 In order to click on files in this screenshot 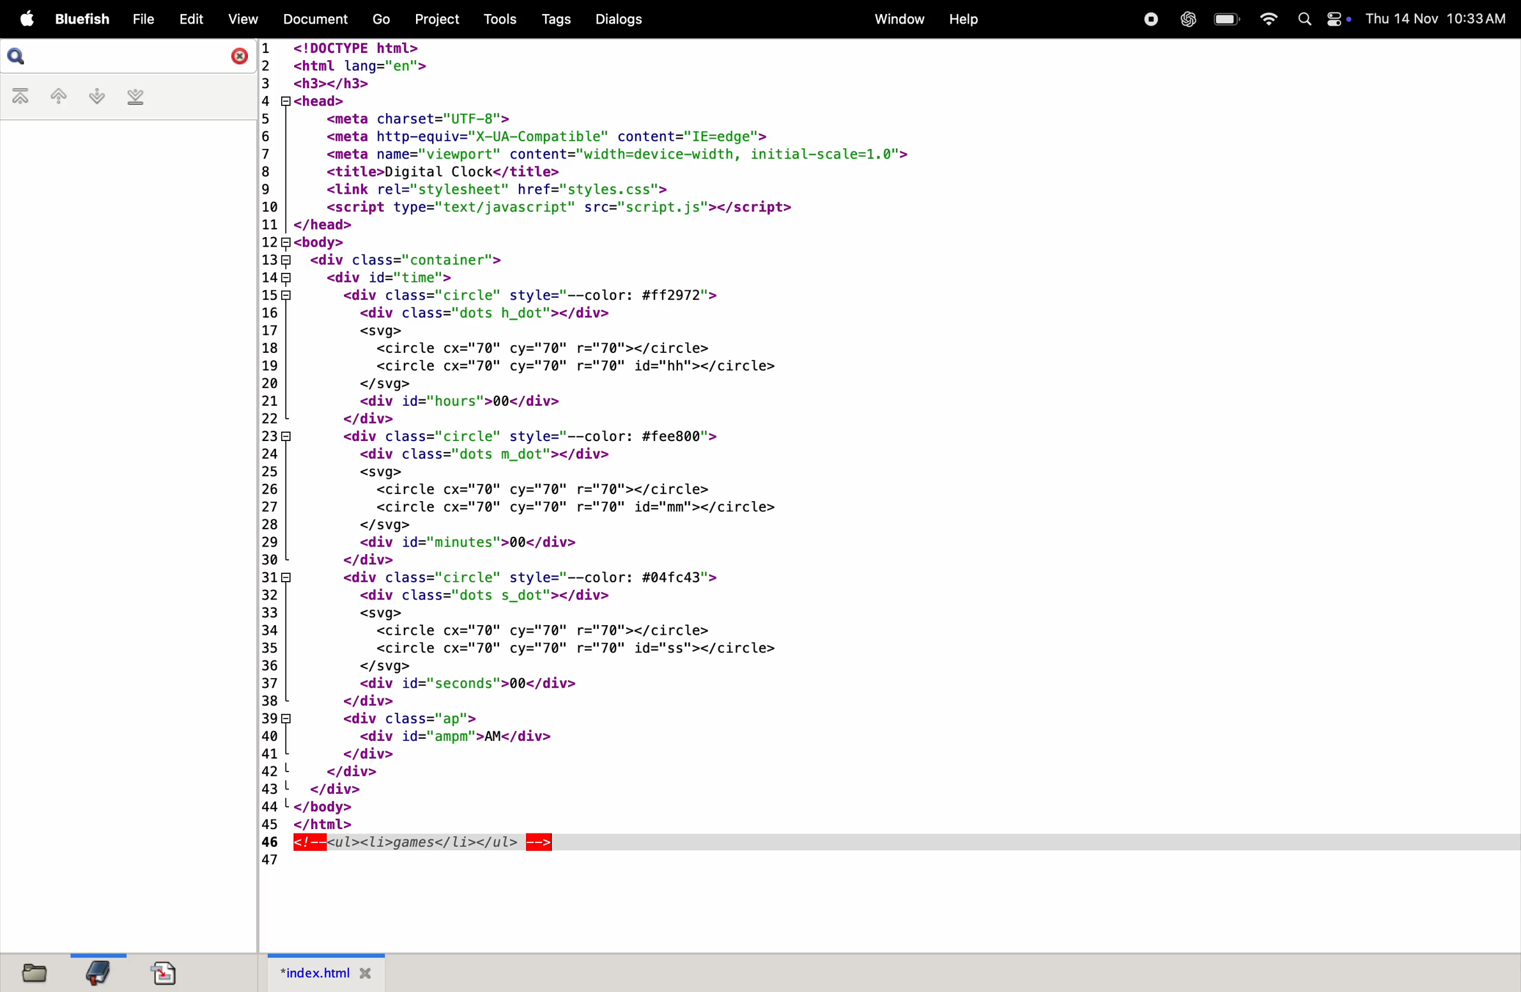, I will do `click(38, 972)`.